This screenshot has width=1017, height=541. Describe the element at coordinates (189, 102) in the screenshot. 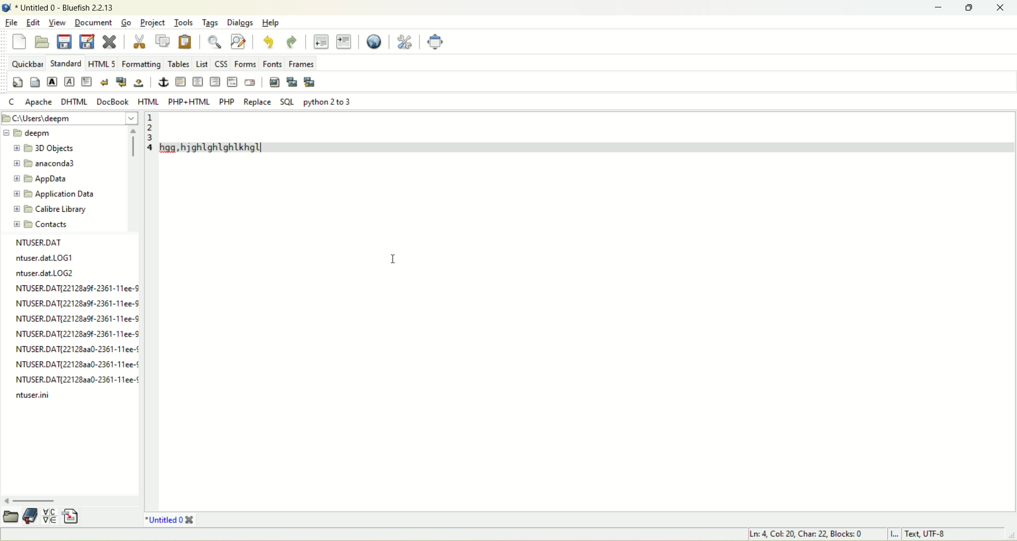

I see `PHP+HTML` at that location.